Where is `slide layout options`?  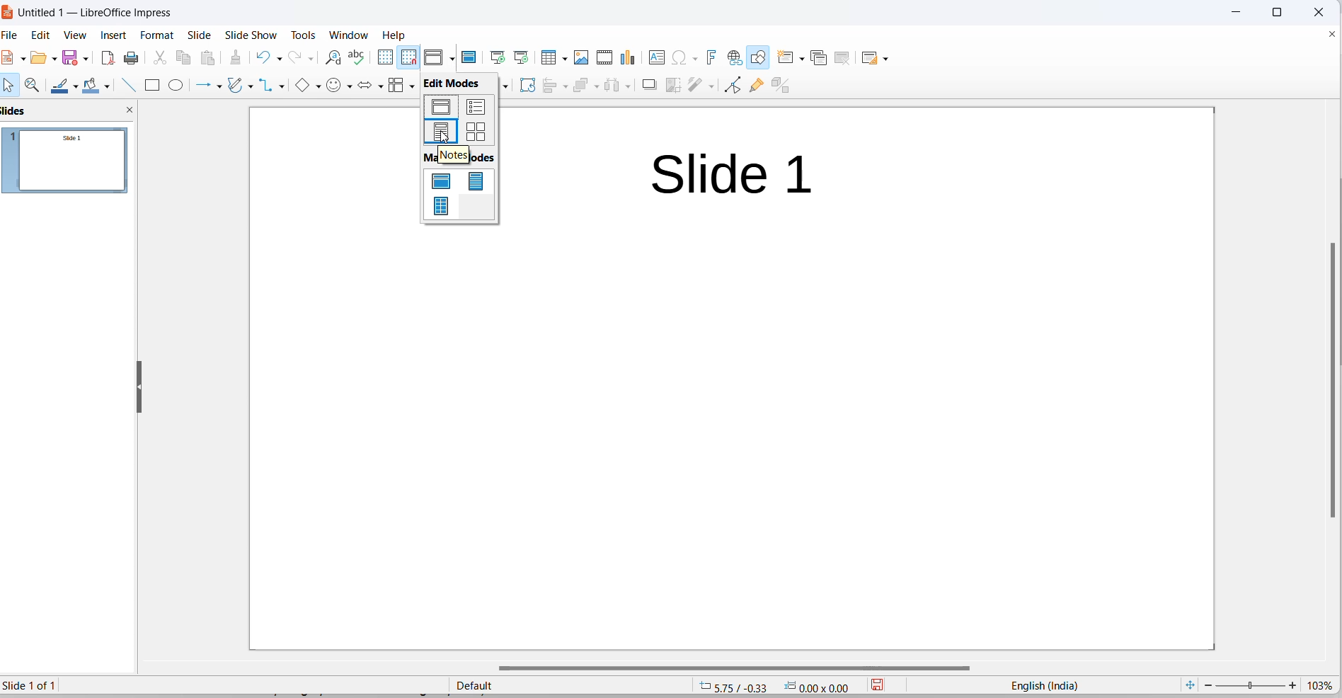 slide layout options is located at coordinates (888, 58).